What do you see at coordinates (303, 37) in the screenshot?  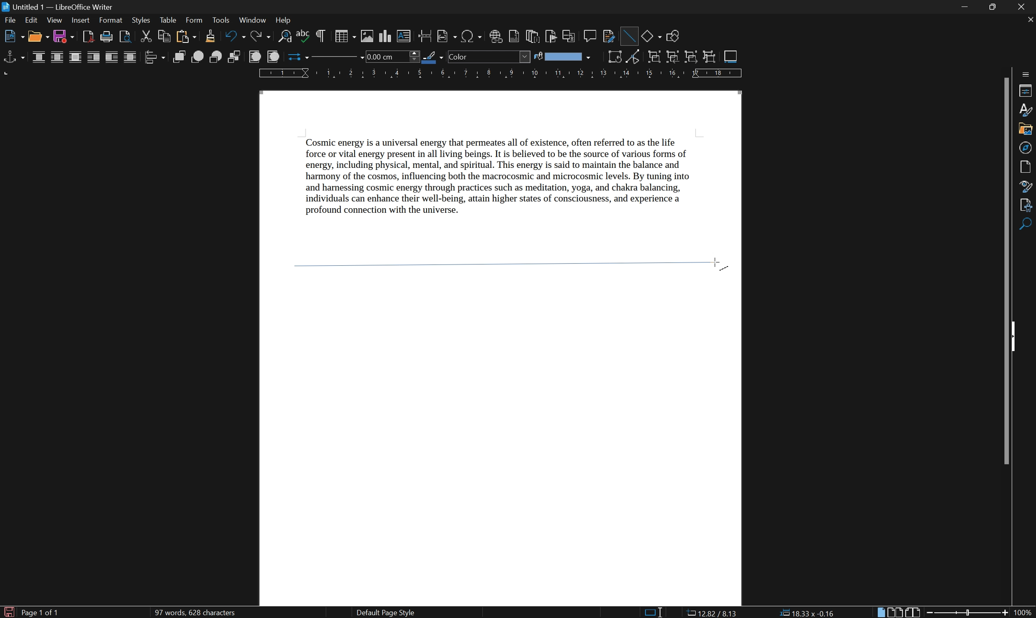 I see `spell checking` at bounding box center [303, 37].